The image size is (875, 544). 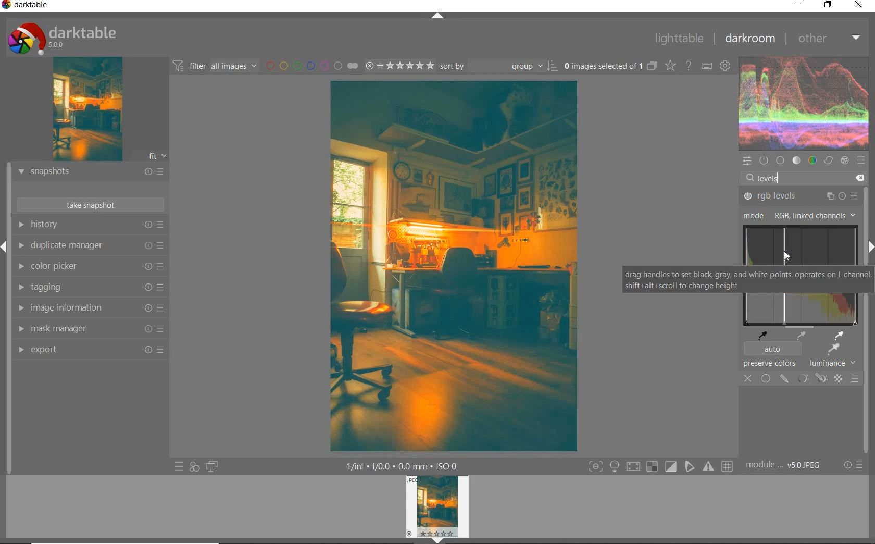 What do you see at coordinates (766, 378) in the screenshot?
I see `uniformly` at bounding box center [766, 378].